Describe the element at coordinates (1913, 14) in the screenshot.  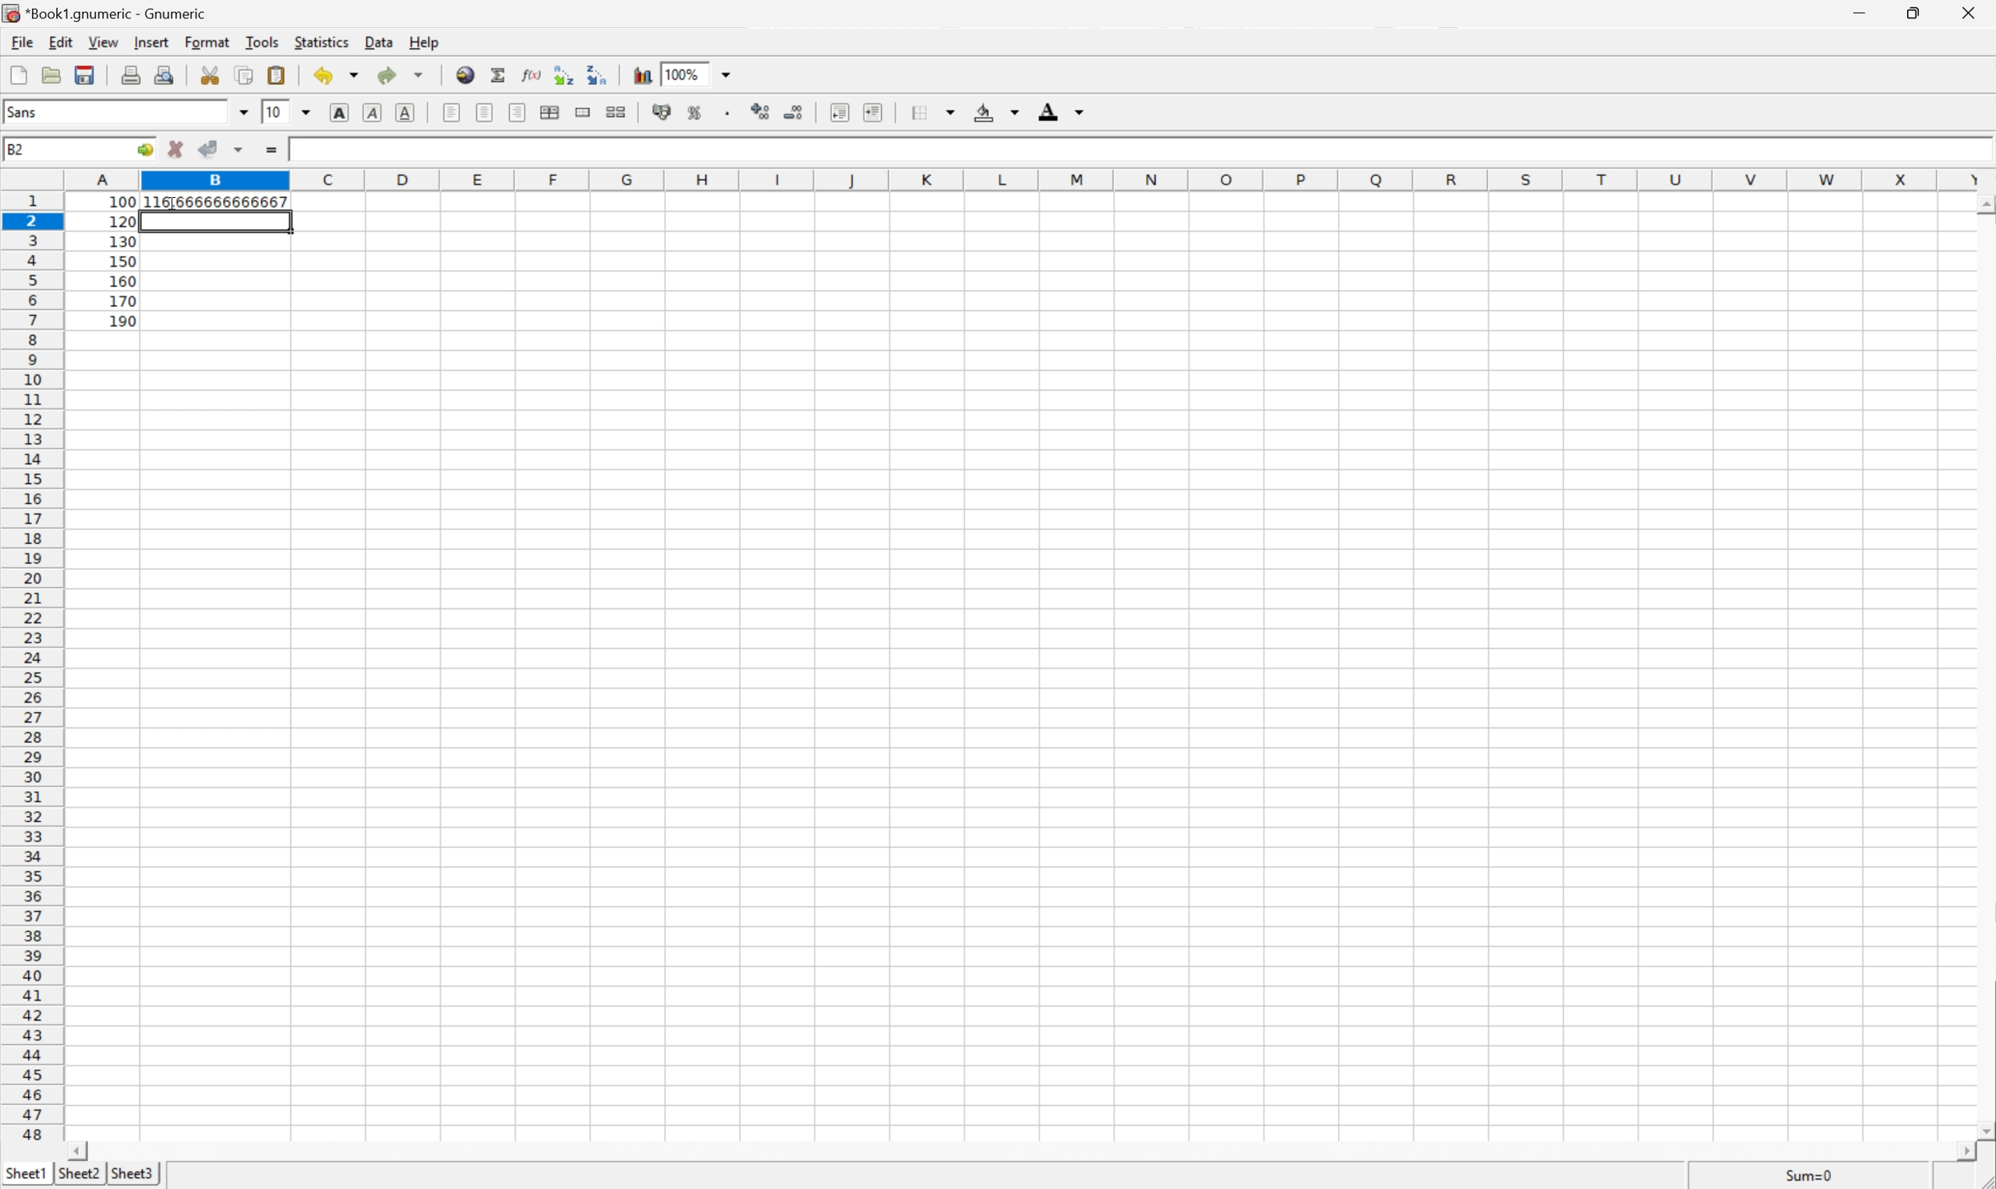
I see `Restore Down` at that location.